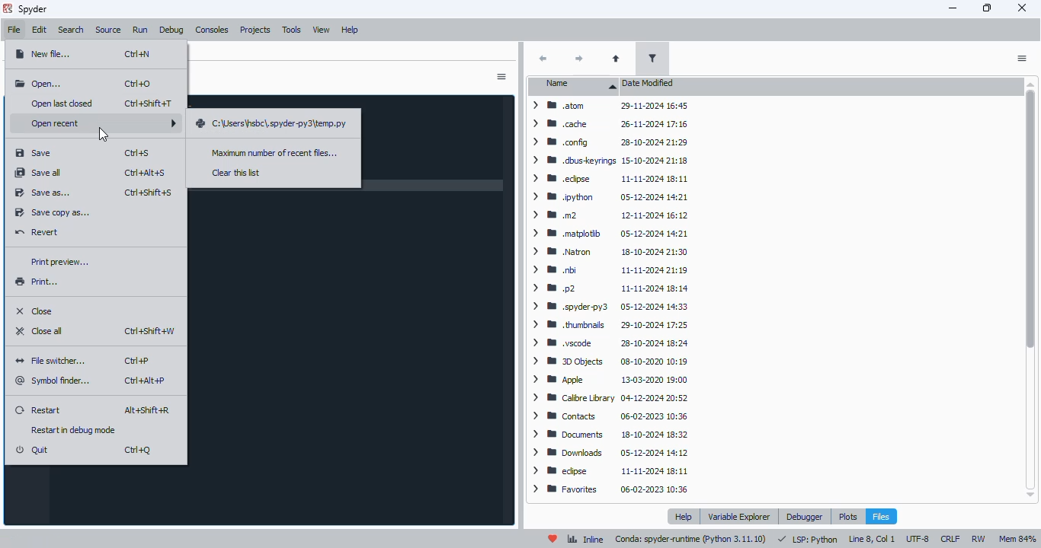 Image resolution: width=1041 pixels, height=548 pixels. What do you see at coordinates (33, 451) in the screenshot?
I see `quit` at bounding box center [33, 451].